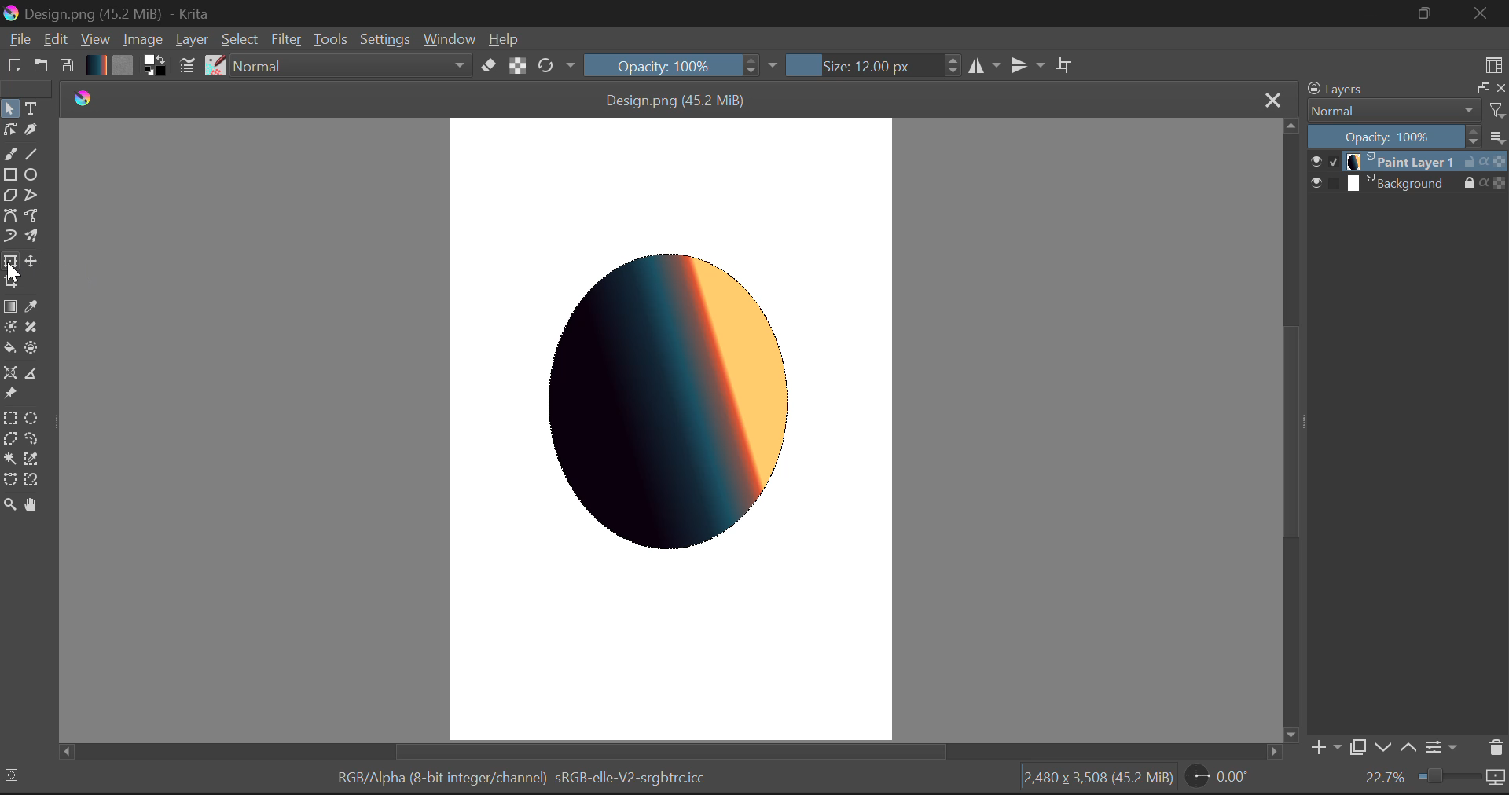  I want to click on Crop, so click(1065, 63).